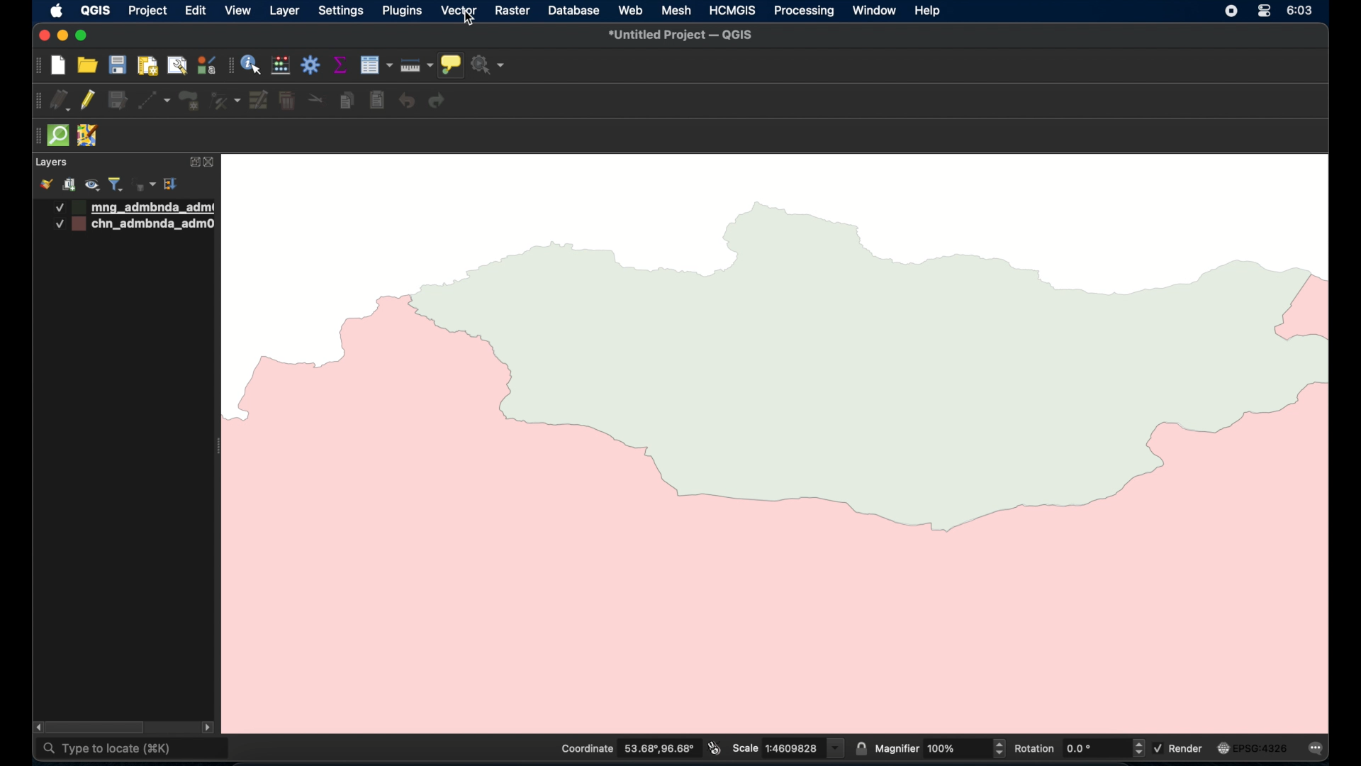  What do you see at coordinates (676, 11) in the screenshot?
I see `mesh` at bounding box center [676, 11].